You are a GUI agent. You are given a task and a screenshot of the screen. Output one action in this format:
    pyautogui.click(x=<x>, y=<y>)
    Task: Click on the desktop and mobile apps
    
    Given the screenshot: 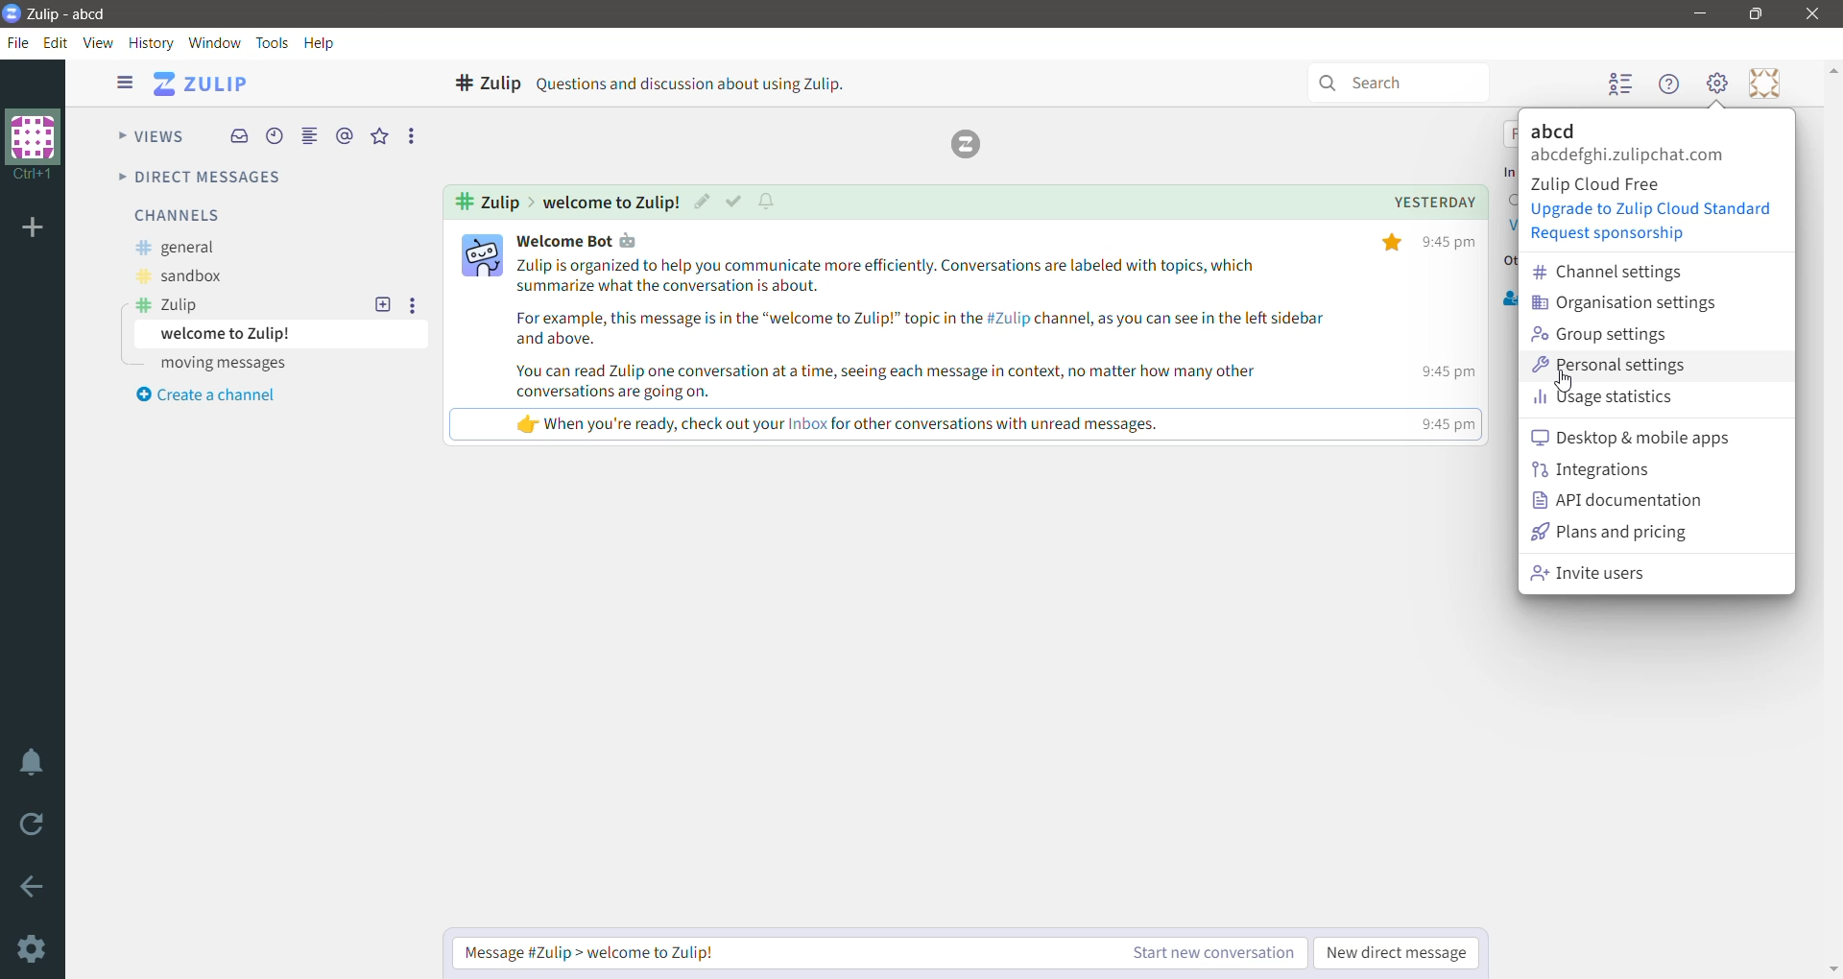 What is the action you would take?
    pyautogui.click(x=1633, y=438)
    